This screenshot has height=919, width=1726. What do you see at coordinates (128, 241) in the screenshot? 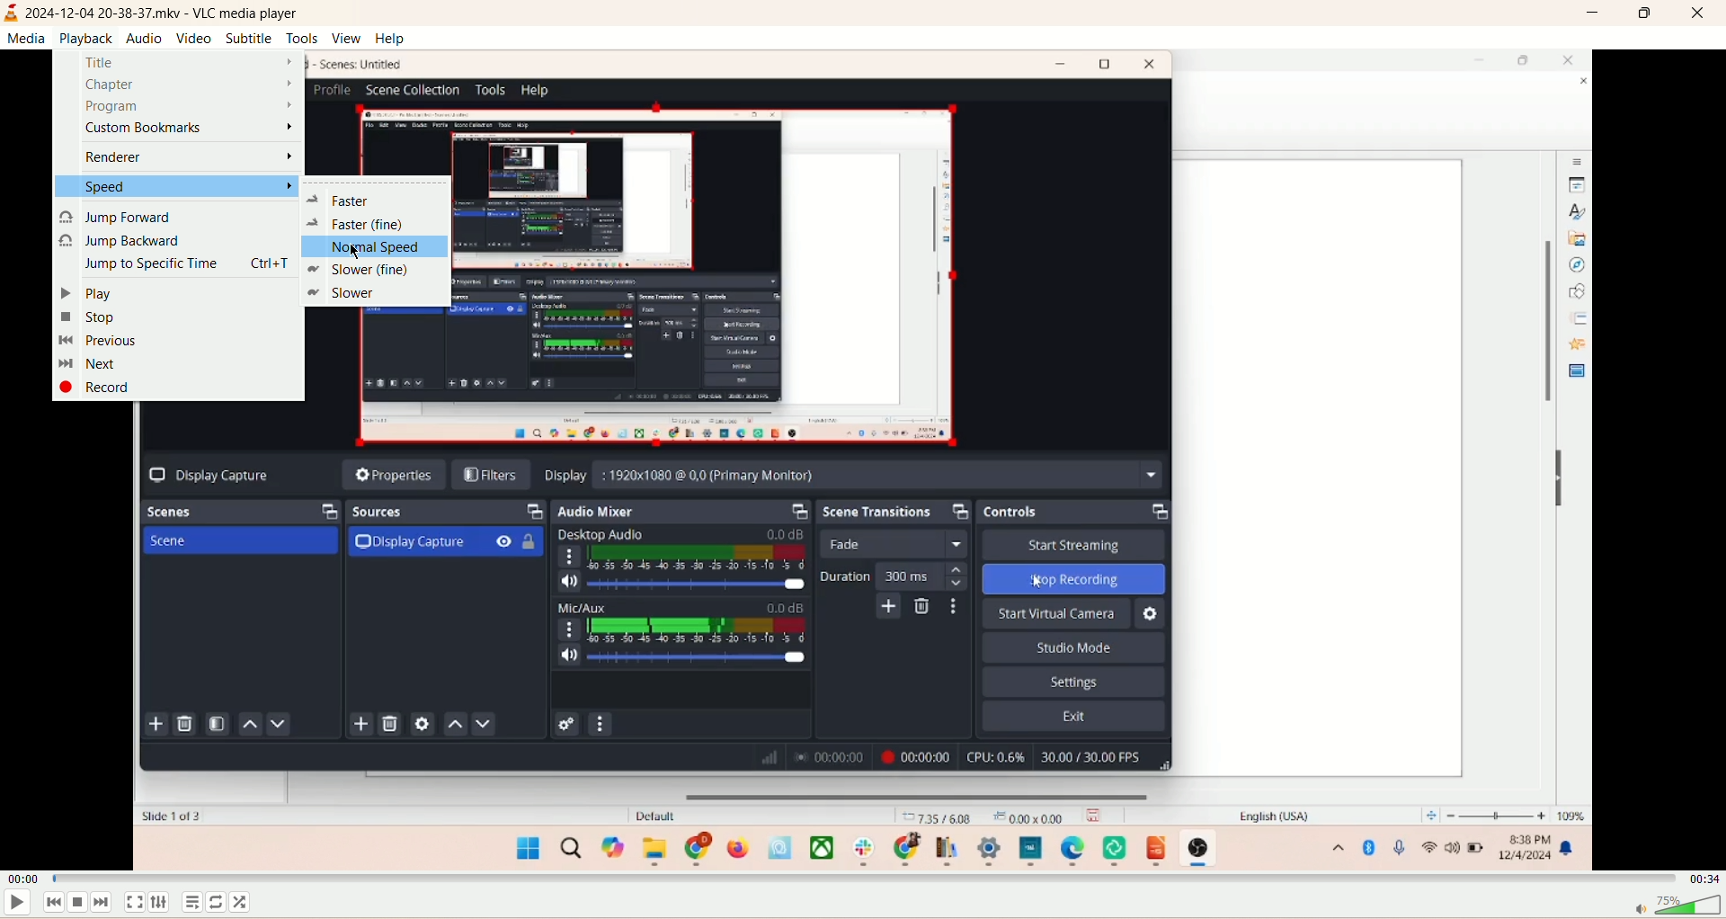
I see `jump backward` at bounding box center [128, 241].